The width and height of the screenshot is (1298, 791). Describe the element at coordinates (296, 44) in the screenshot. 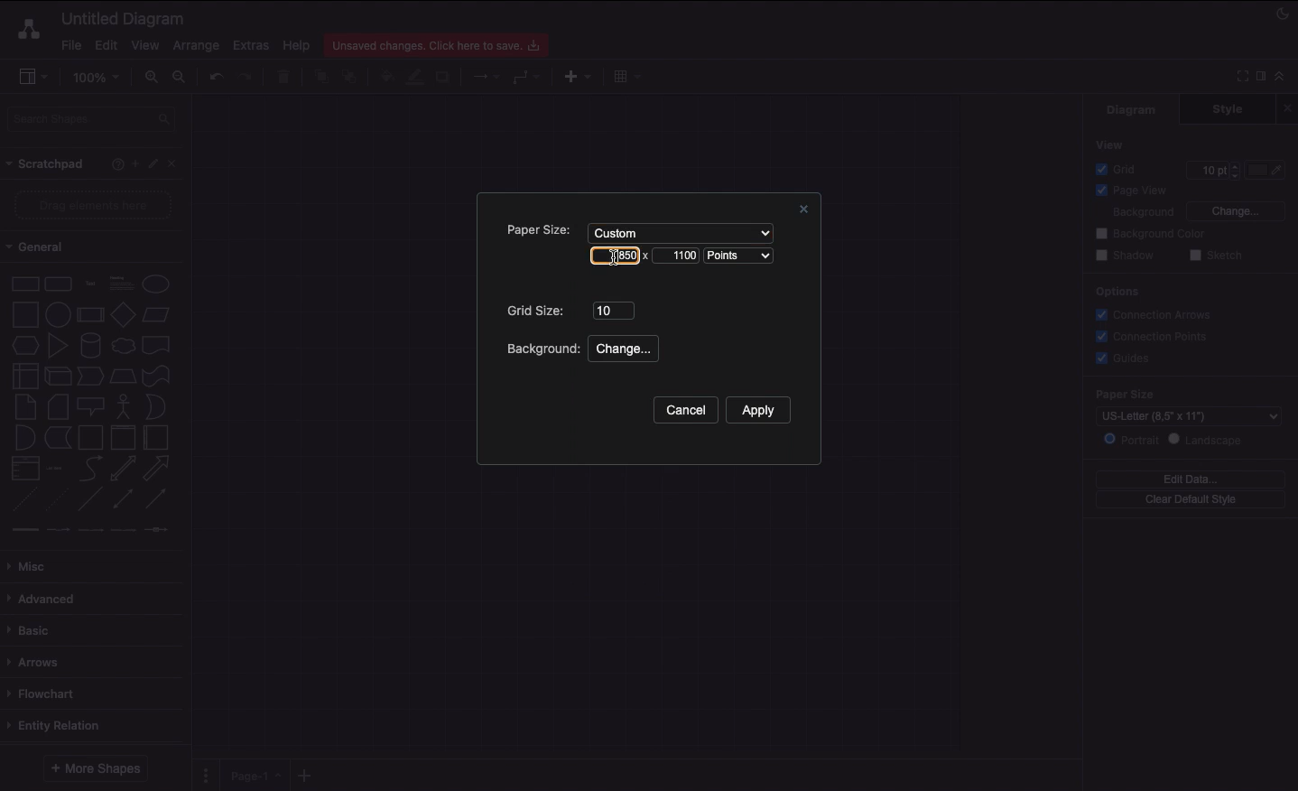

I see `Help` at that location.